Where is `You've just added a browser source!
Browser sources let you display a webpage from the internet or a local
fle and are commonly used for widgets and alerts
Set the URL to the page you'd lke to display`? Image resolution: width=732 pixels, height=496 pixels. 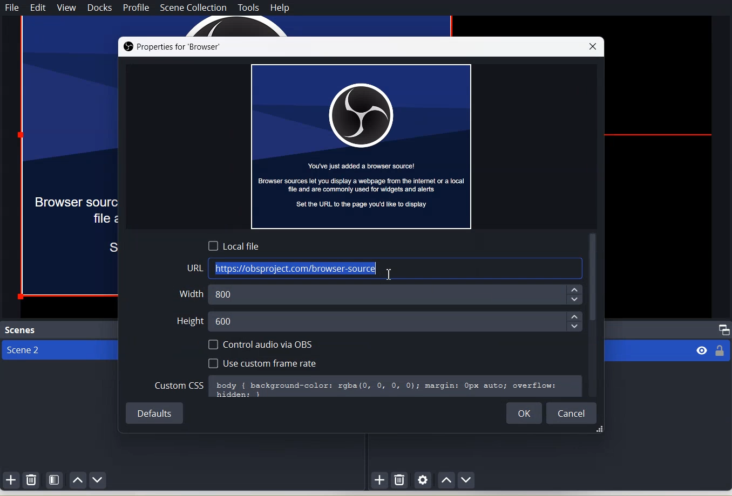 You've just added a browser source!
Browser sources let you display a webpage from the internet or a local
fle and are commonly used for widgets and alerts
Set the URL to the page you'd lke to display is located at coordinates (361, 149).